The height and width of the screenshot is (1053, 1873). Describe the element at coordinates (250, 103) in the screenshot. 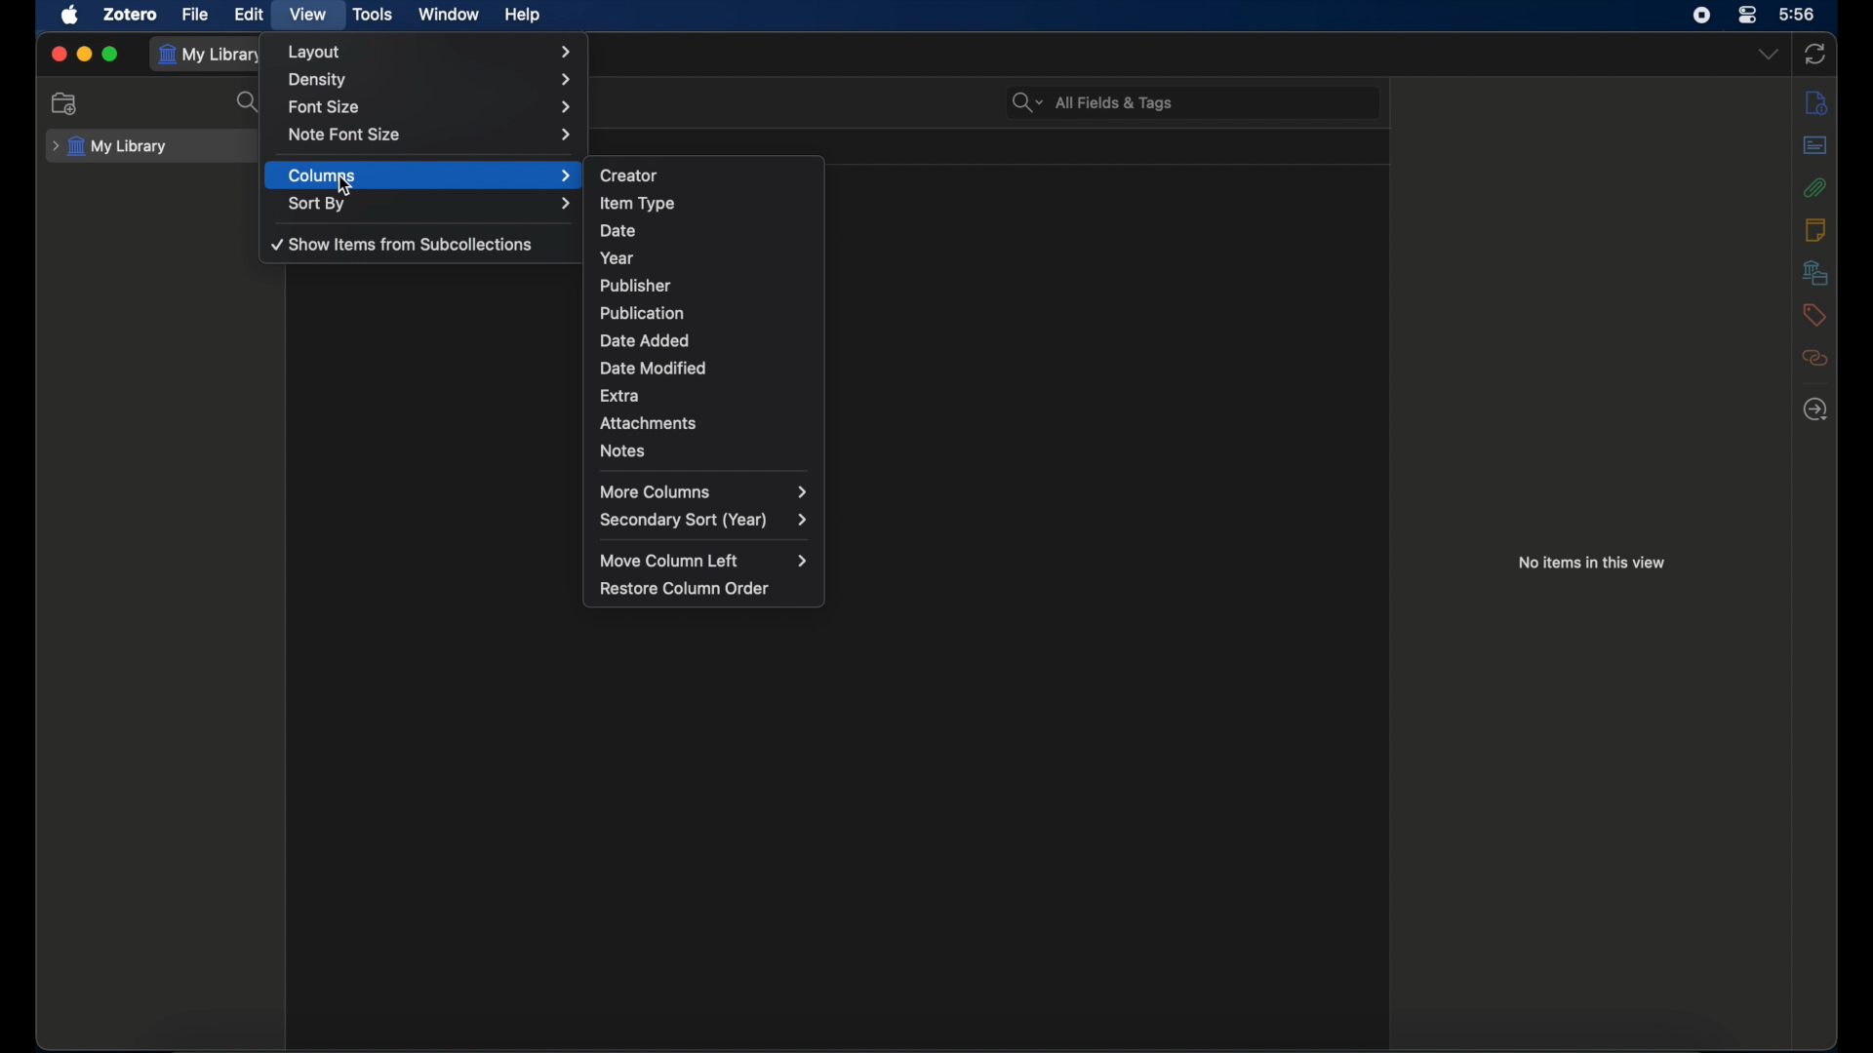

I see `search` at that location.